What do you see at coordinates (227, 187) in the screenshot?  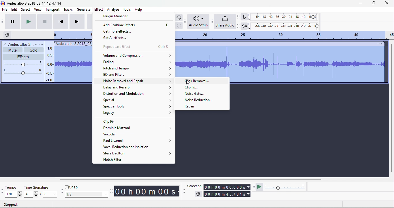 I see `selection time` at bounding box center [227, 187].